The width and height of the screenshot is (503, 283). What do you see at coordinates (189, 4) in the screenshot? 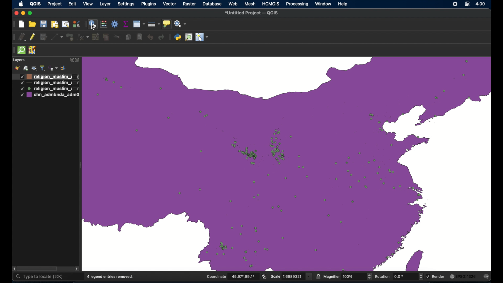
I see `raster` at bounding box center [189, 4].